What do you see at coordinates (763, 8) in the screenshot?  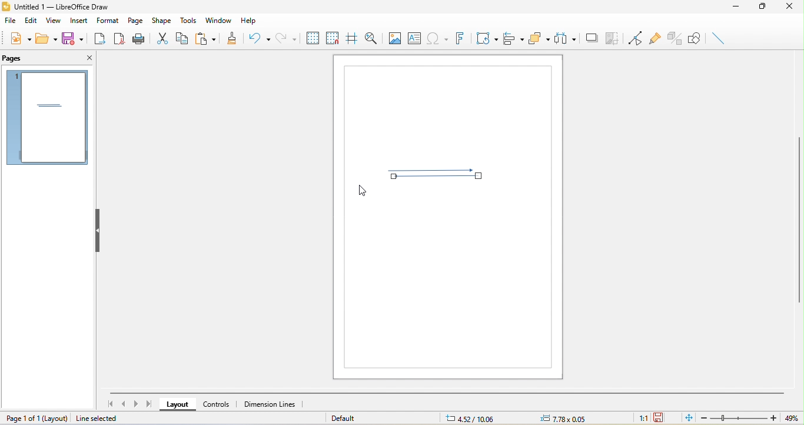 I see `maximize` at bounding box center [763, 8].